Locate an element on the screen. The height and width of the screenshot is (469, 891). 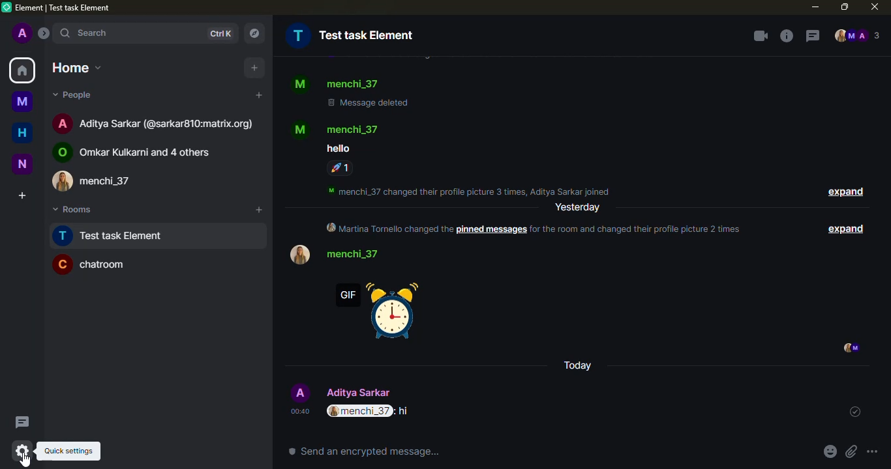
info is located at coordinates (539, 227).